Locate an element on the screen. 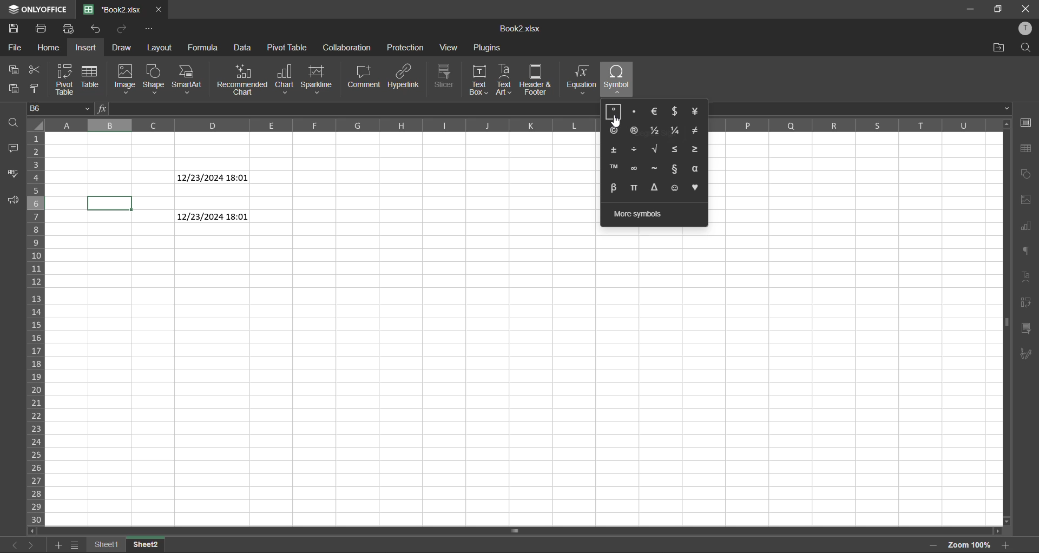 This screenshot has width=1039, height=553. yen sign is located at coordinates (697, 111).